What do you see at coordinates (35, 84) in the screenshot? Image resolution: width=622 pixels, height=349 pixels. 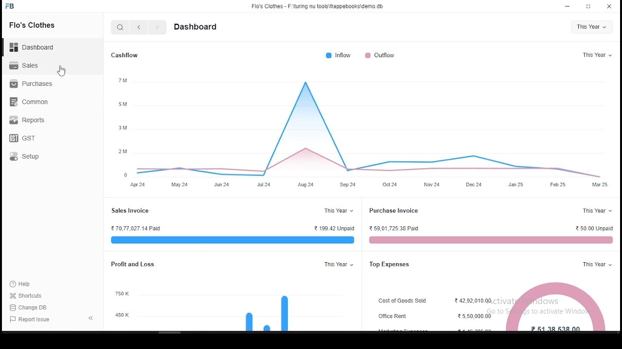 I see `purchases` at bounding box center [35, 84].